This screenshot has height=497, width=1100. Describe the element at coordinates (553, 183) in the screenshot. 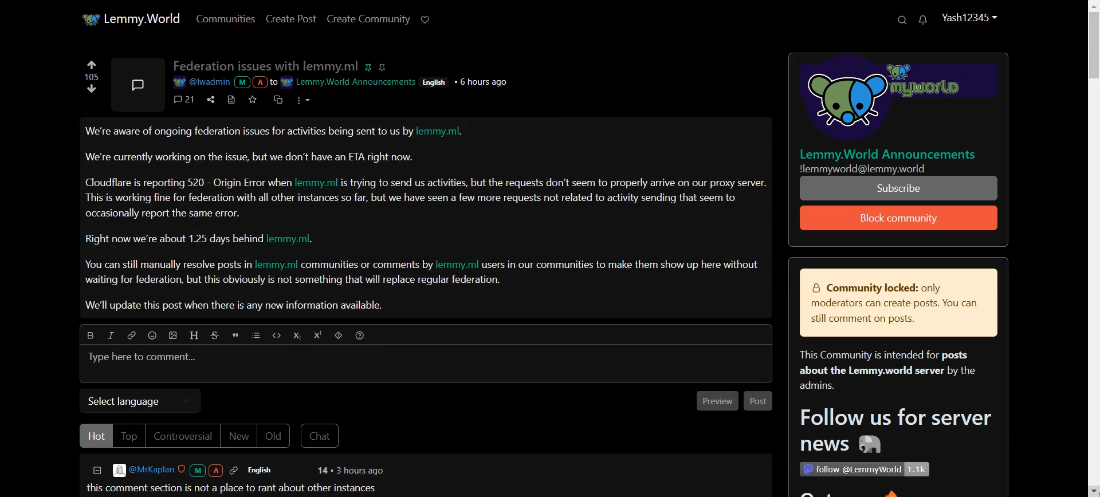

I see `s trying to send us activities, but the requests don’t seem to properly arrive on our proxy server.` at that location.